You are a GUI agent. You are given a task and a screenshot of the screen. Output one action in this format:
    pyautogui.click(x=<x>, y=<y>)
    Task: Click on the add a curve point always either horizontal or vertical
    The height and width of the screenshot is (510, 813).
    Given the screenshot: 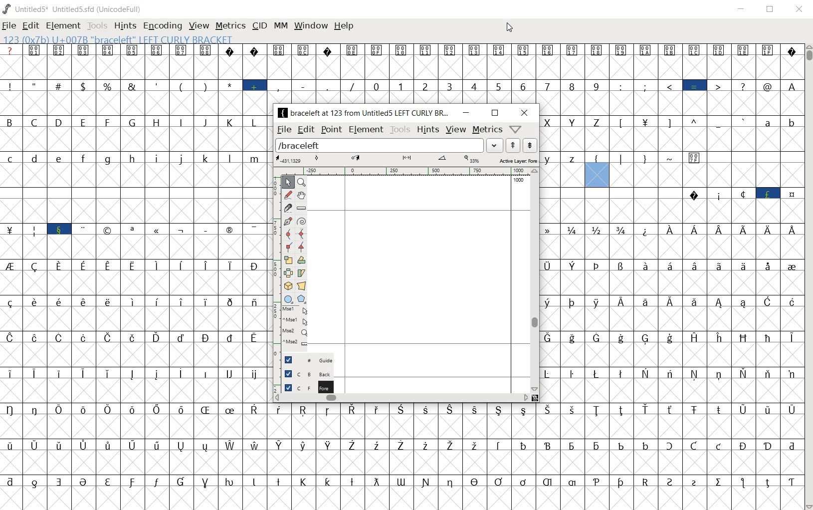 What is the action you would take?
    pyautogui.click(x=303, y=234)
    